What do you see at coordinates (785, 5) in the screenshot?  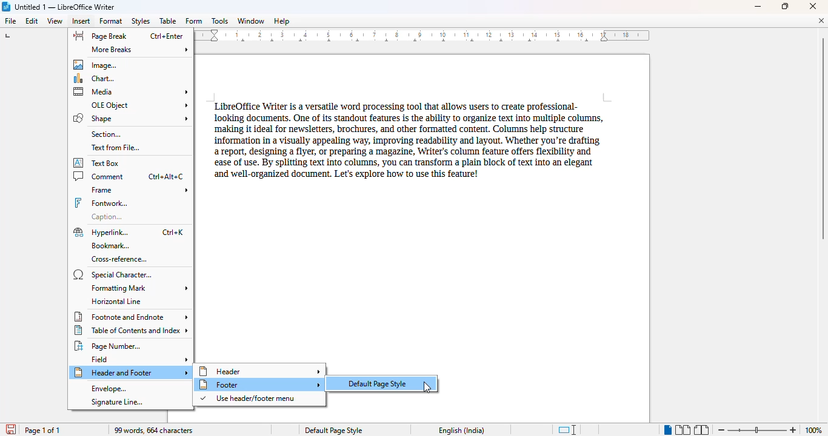 I see `maximize` at bounding box center [785, 5].